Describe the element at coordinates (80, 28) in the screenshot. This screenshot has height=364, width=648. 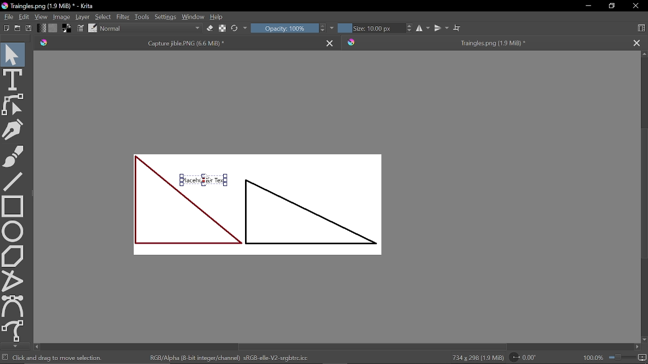
I see `Edit brush settings` at that location.